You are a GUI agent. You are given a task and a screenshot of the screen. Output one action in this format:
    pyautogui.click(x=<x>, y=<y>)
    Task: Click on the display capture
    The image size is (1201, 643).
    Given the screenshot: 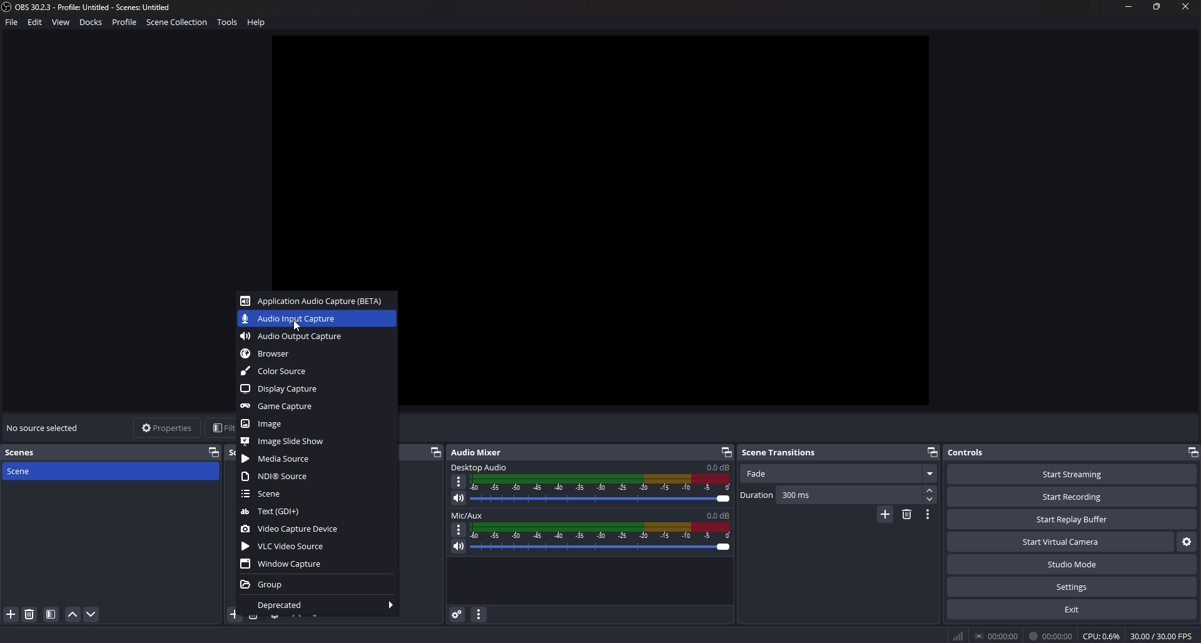 What is the action you would take?
    pyautogui.click(x=316, y=389)
    